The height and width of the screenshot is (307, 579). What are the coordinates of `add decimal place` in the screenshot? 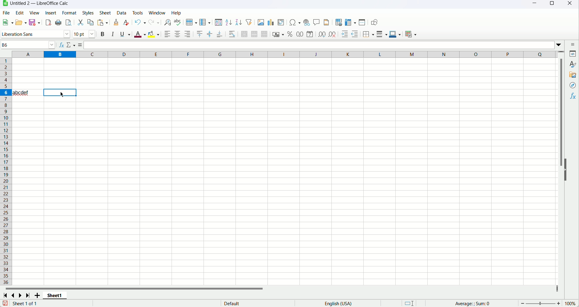 It's located at (322, 35).